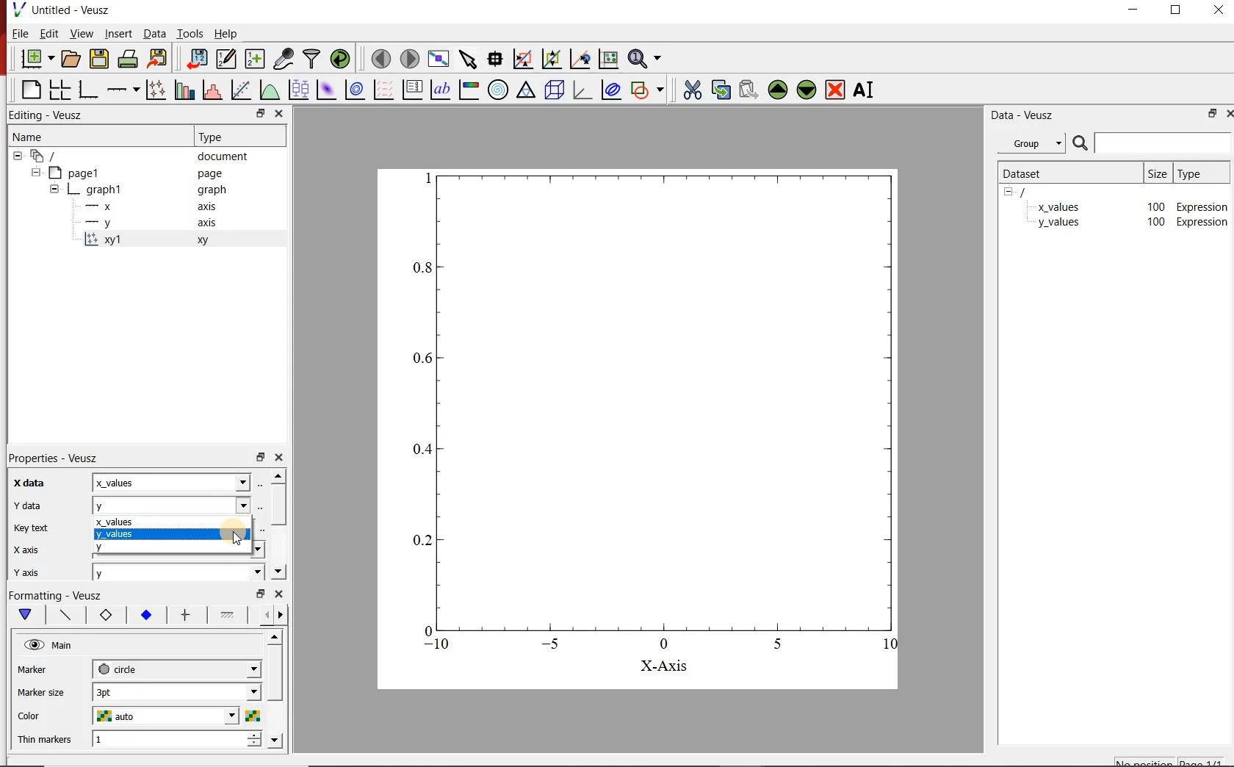 This screenshot has width=1234, height=767. I want to click on | Y ais, so click(32, 573).